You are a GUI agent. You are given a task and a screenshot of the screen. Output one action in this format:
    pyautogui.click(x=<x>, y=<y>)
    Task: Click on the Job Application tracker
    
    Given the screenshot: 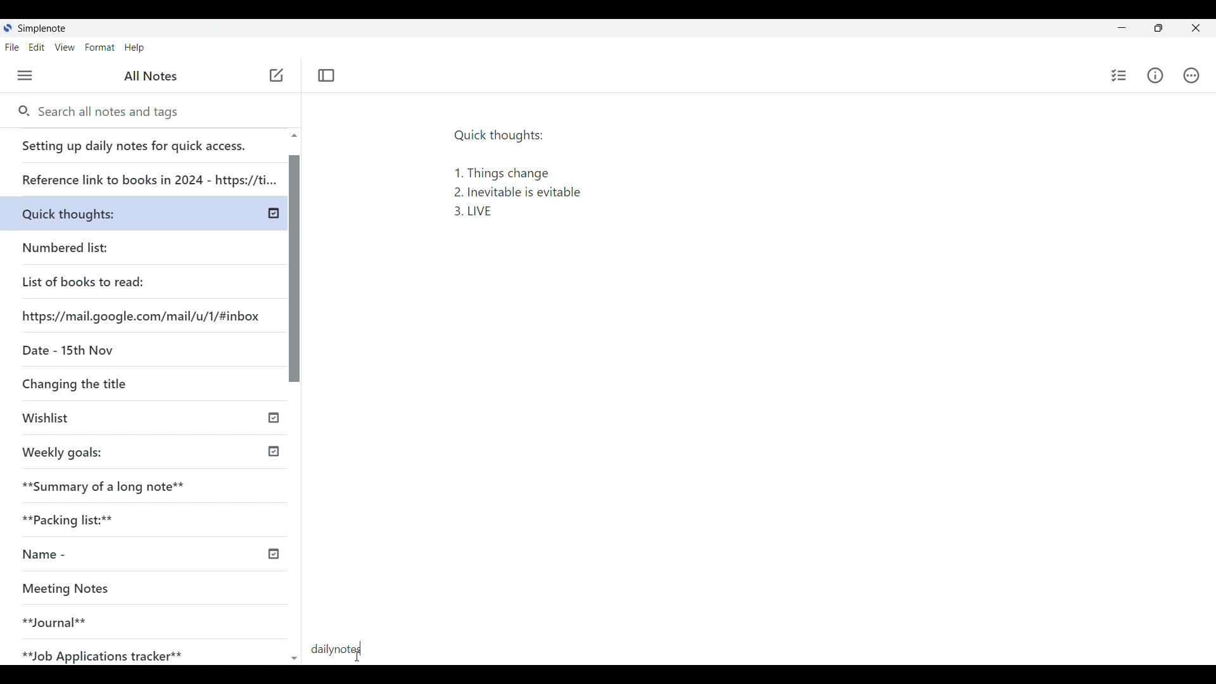 What is the action you would take?
    pyautogui.click(x=109, y=653)
    